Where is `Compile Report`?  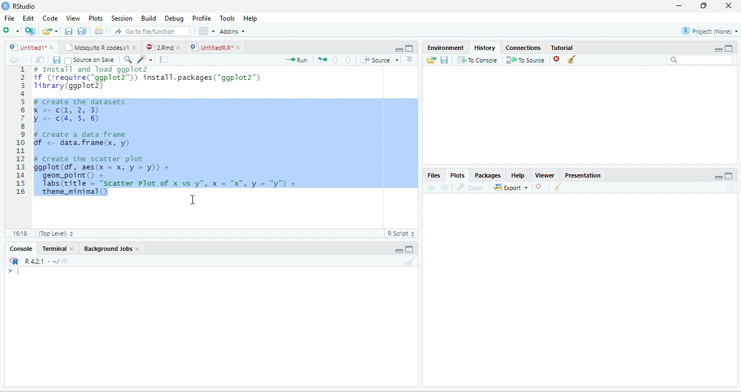 Compile Report is located at coordinates (164, 60).